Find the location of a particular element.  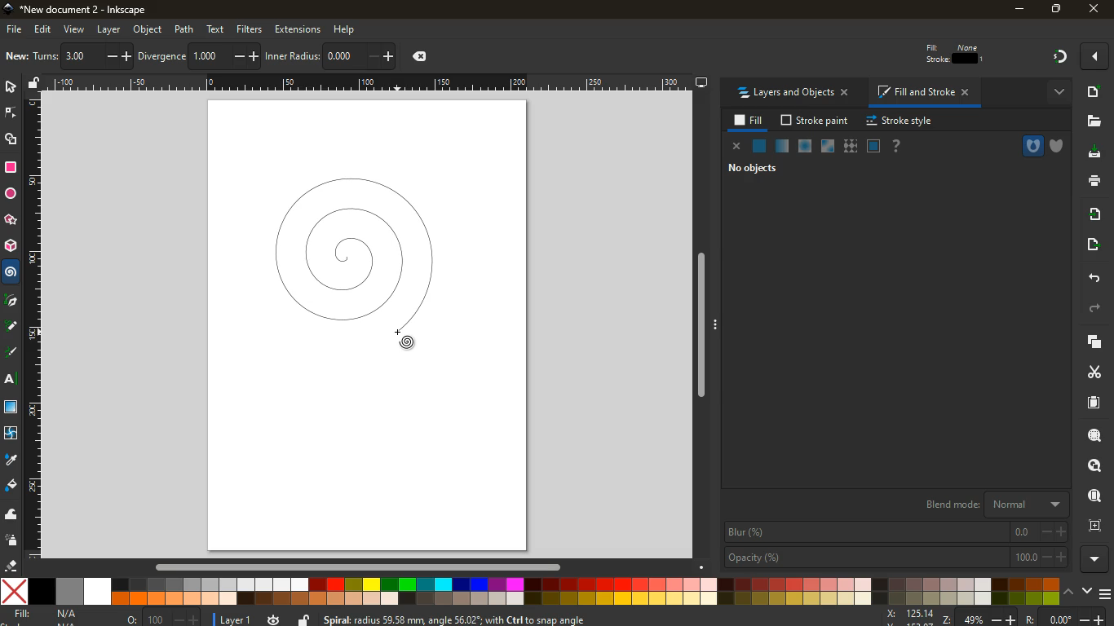

blend mode is located at coordinates (988, 505).